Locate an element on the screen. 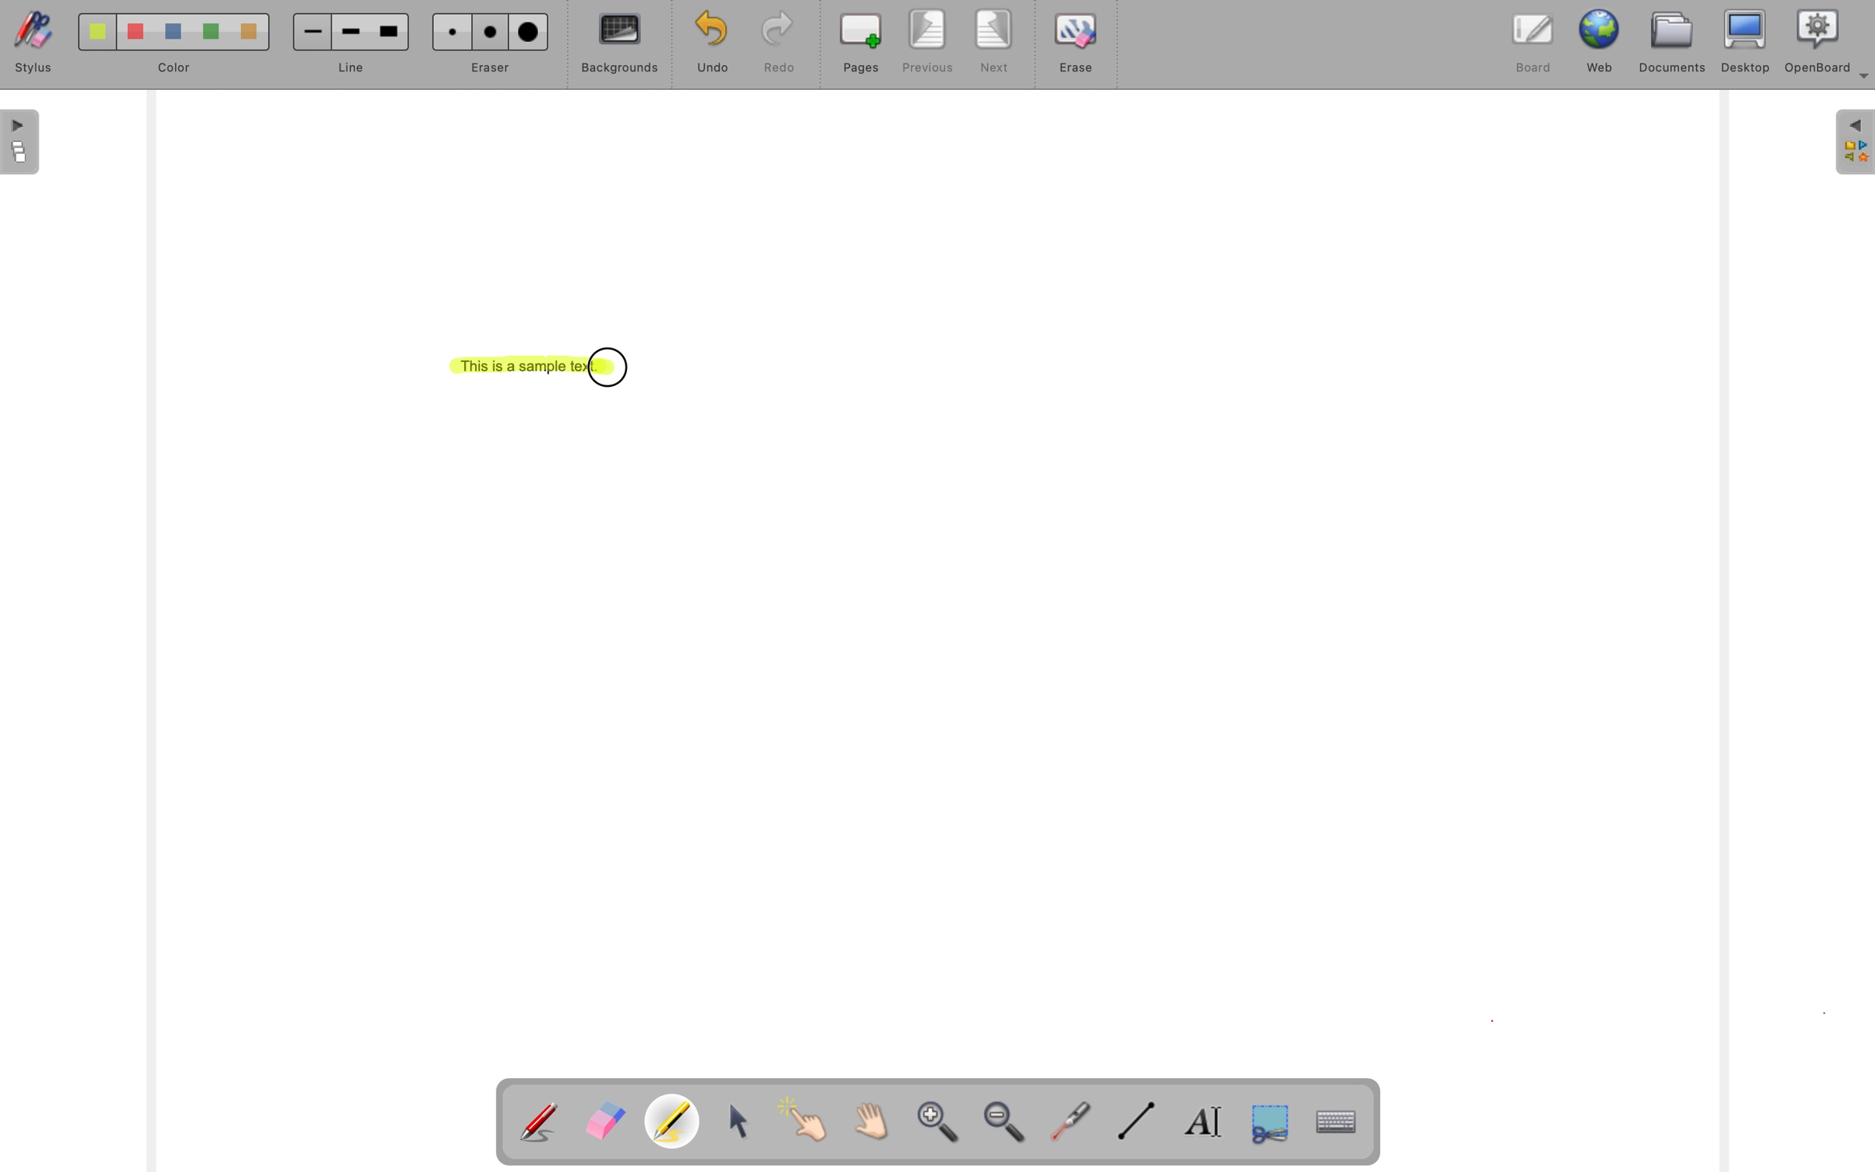 Image resolution: width=1875 pixels, height=1172 pixels. Color 3 is located at coordinates (174, 32).